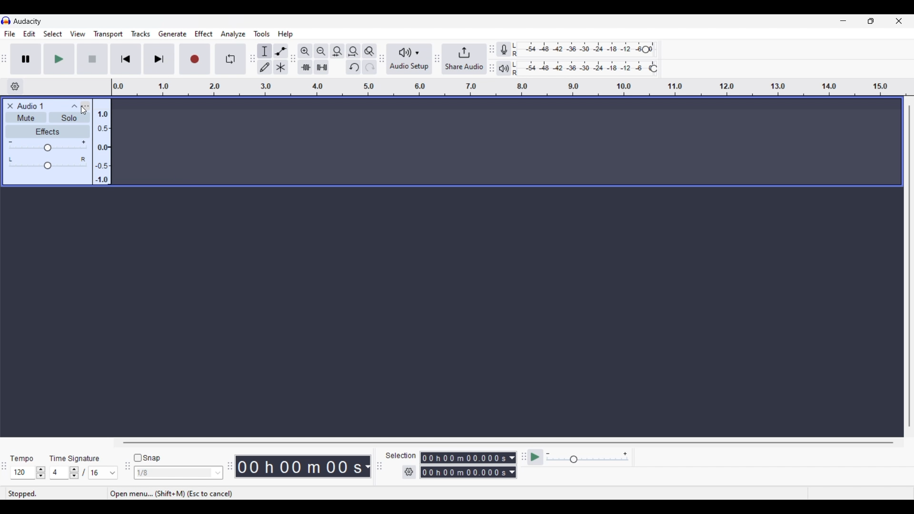  I want to click on Snap toggle, so click(148, 458).